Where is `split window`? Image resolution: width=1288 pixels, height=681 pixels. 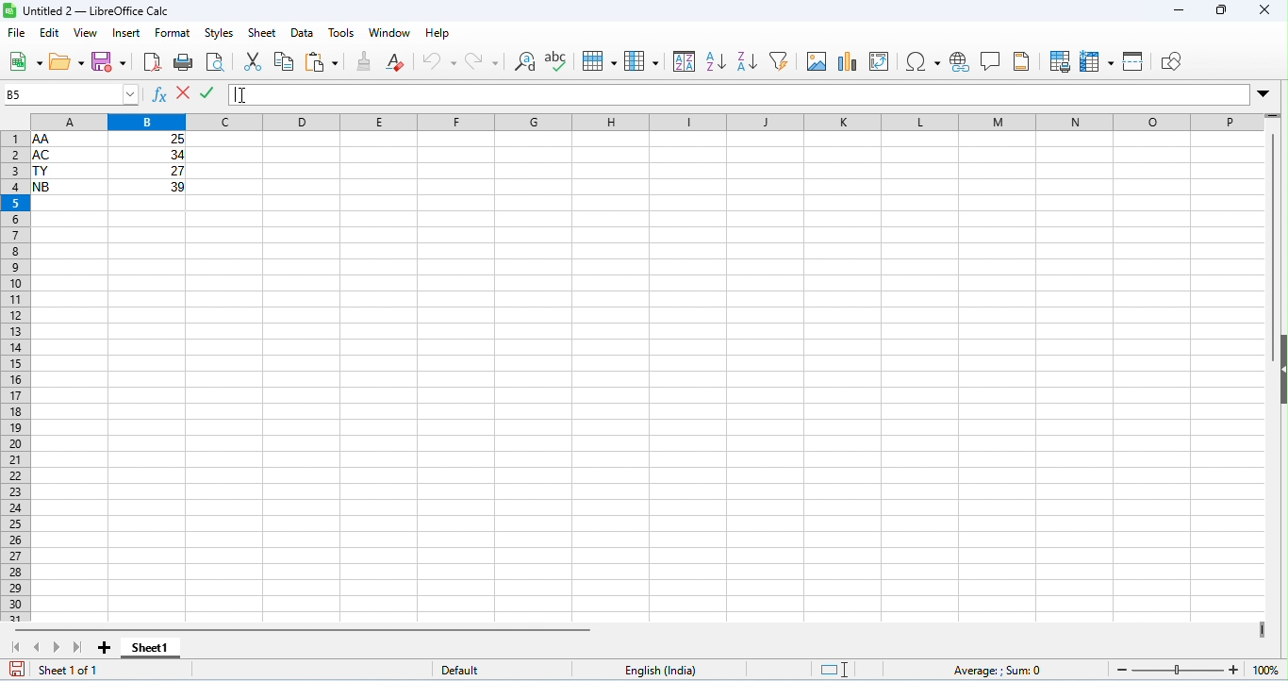 split window is located at coordinates (1135, 61).